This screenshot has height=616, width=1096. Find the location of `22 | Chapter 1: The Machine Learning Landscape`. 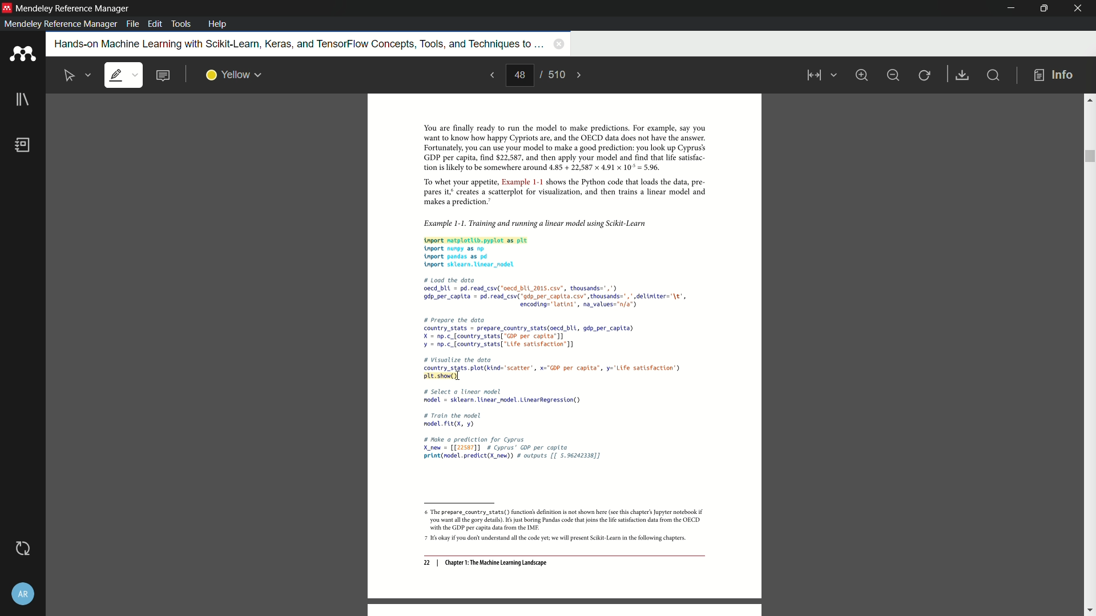

22 | Chapter 1: The Machine Learning Landscape is located at coordinates (485, 564).